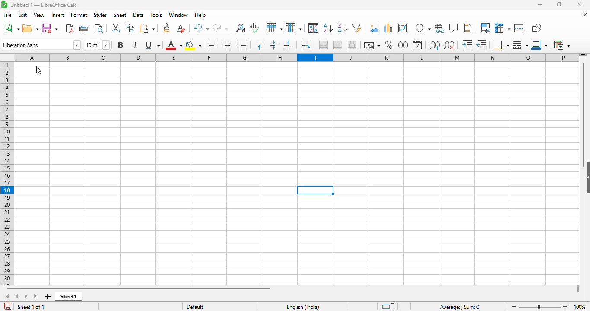 Image resolution: width=590 pixels, height=311 pixels. What do you see at coordinates (423, 28) in the screenshot?
I see `insert special characters` at bounding box center [423, 28].